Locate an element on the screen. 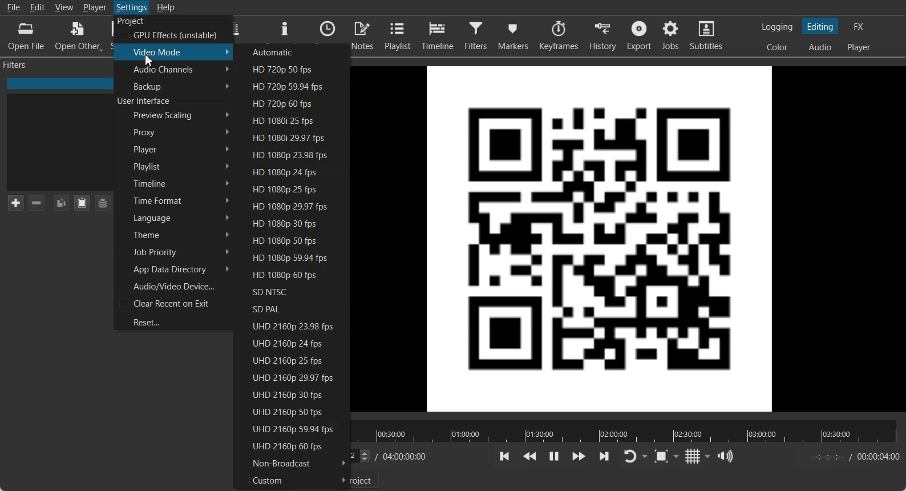 Image resolution: width=906 pixels, height=491 pixels. Cursor is located at coordinates (149, 61).